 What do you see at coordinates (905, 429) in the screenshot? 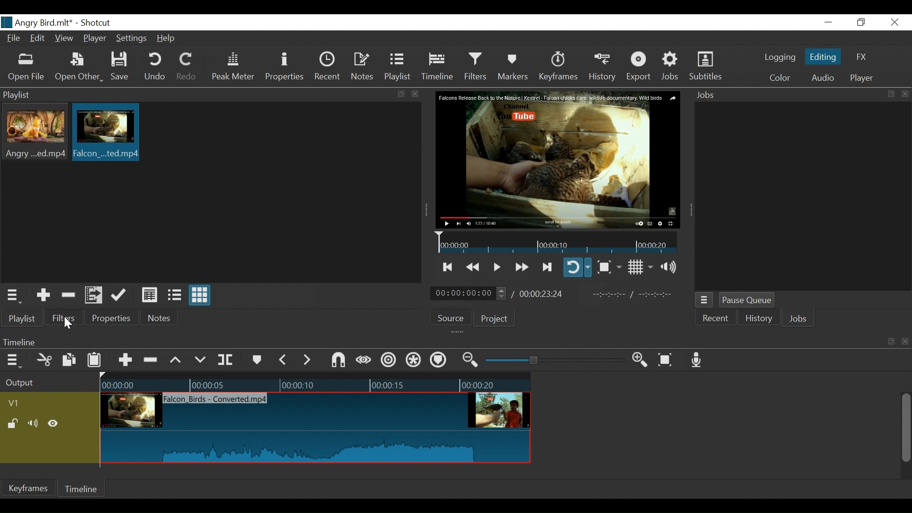
I see `Vertical Scroll bar` at bounding box center [905, 429].